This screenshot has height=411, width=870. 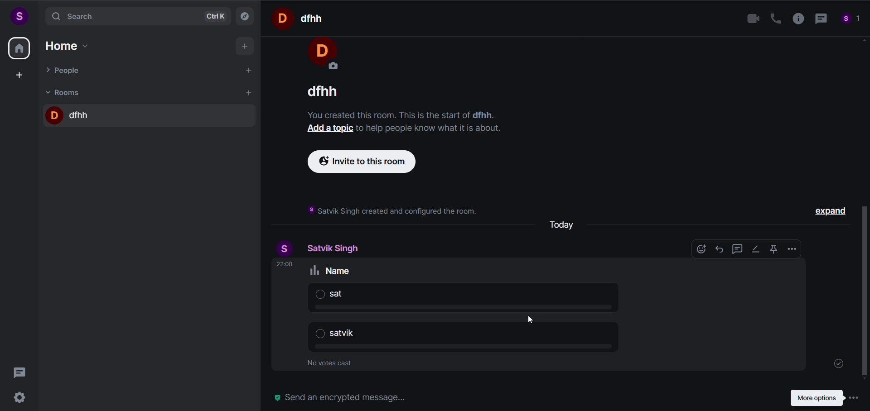 What do you see at coordinates (398, 100) in the screenshot?
I see `Chat details` at bounding box center [398, 100].